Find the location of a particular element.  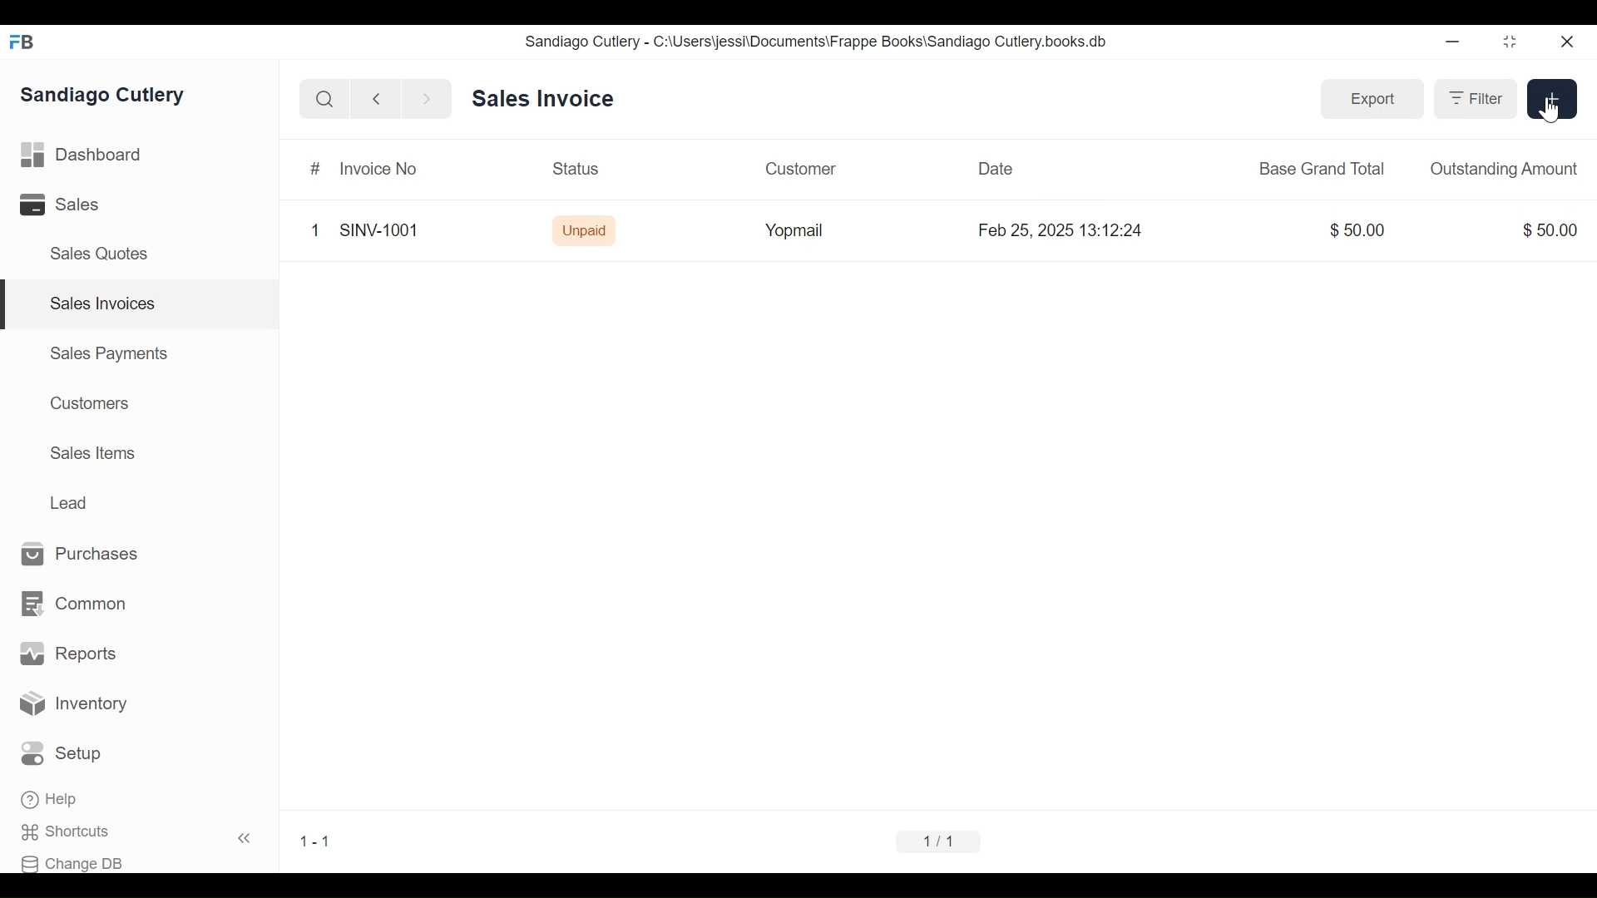

Unpaid is located at coordinates (580, 232).